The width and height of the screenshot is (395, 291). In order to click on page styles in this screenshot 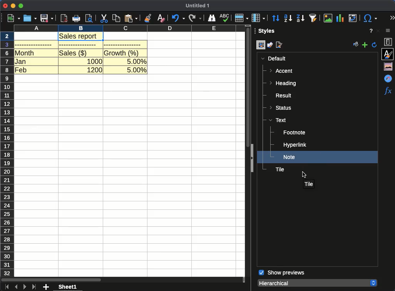, I will do `click(280, 45)`.